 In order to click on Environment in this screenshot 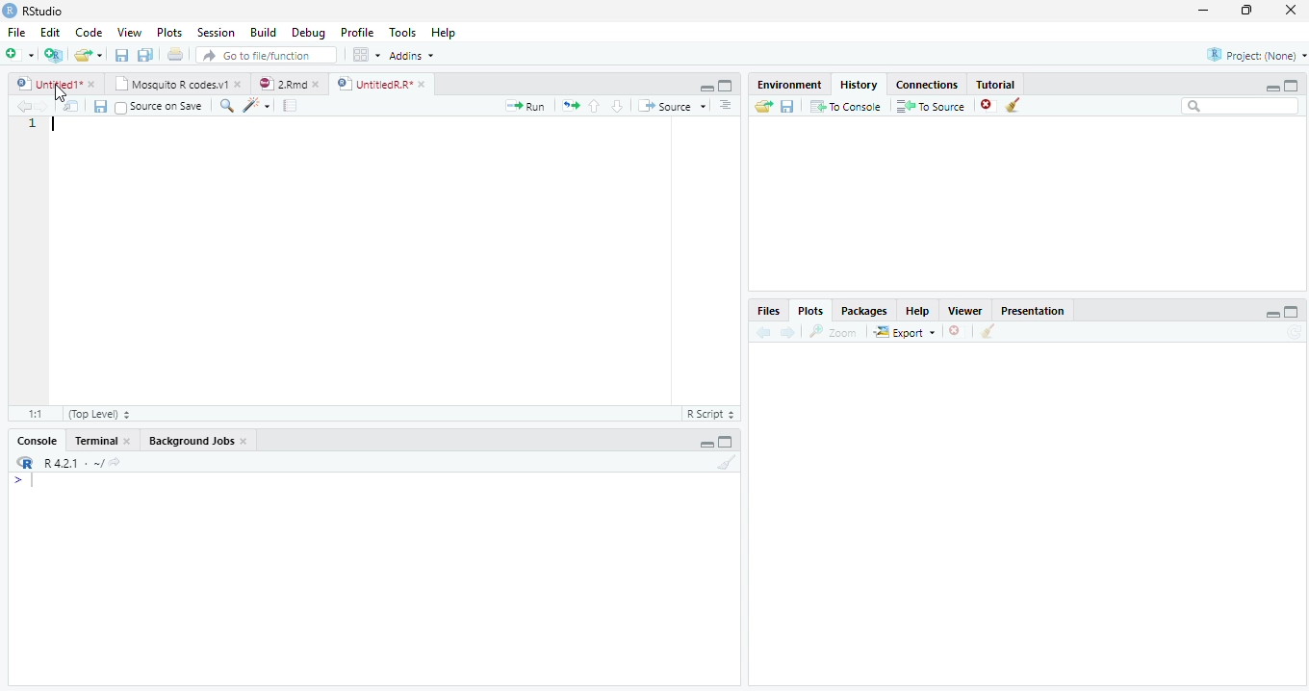, I will do `click(787, 85)`.